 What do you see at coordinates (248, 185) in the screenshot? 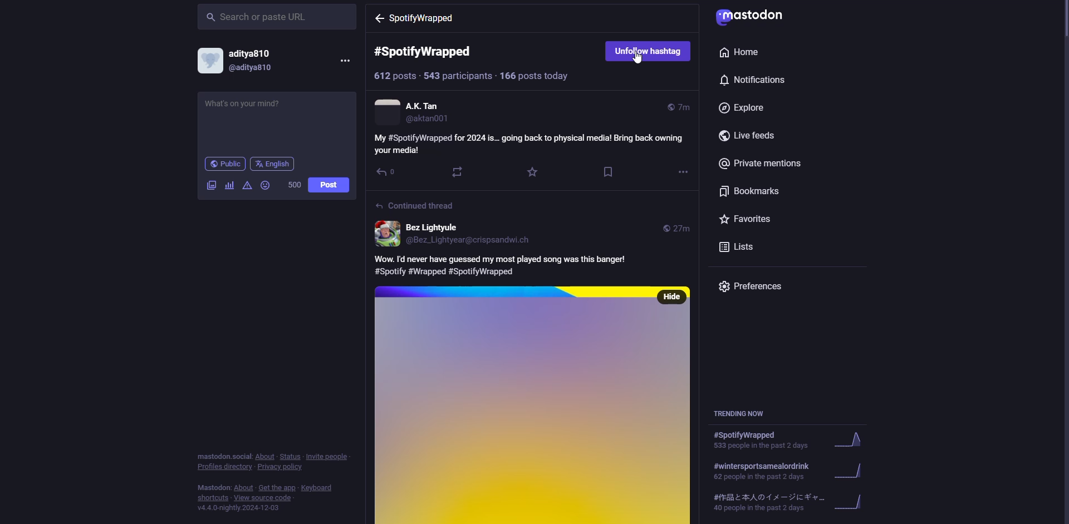
I see `advanced` at bounding box center [248, 185].